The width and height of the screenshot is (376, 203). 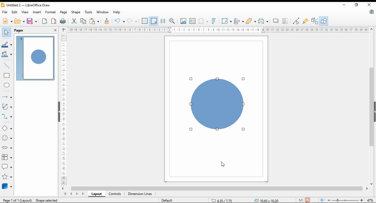 I want to click on copy, so click(x=83, y=21).